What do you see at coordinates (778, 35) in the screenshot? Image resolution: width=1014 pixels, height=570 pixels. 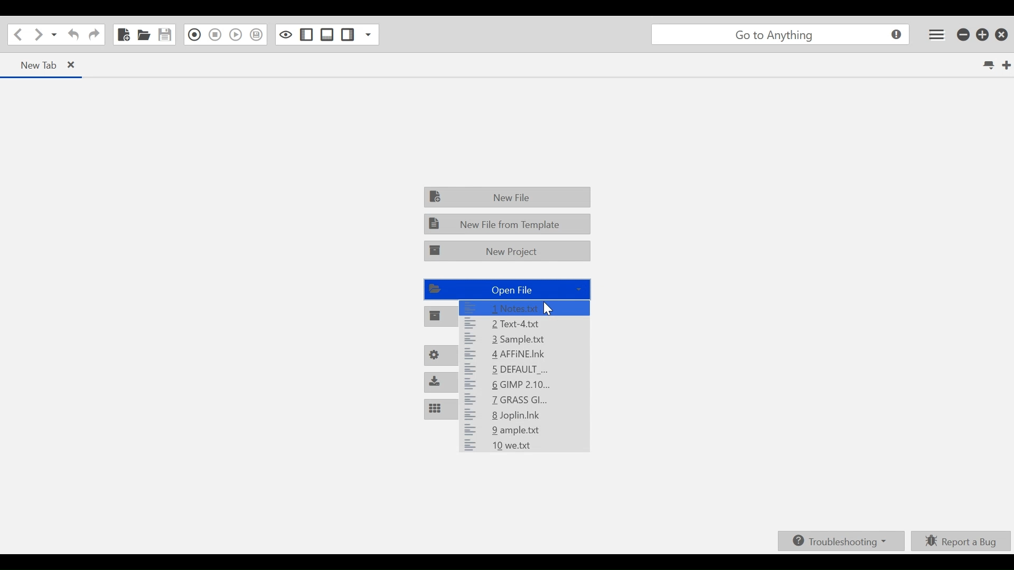 I see `go to anything` at bounding box center [778, 35].